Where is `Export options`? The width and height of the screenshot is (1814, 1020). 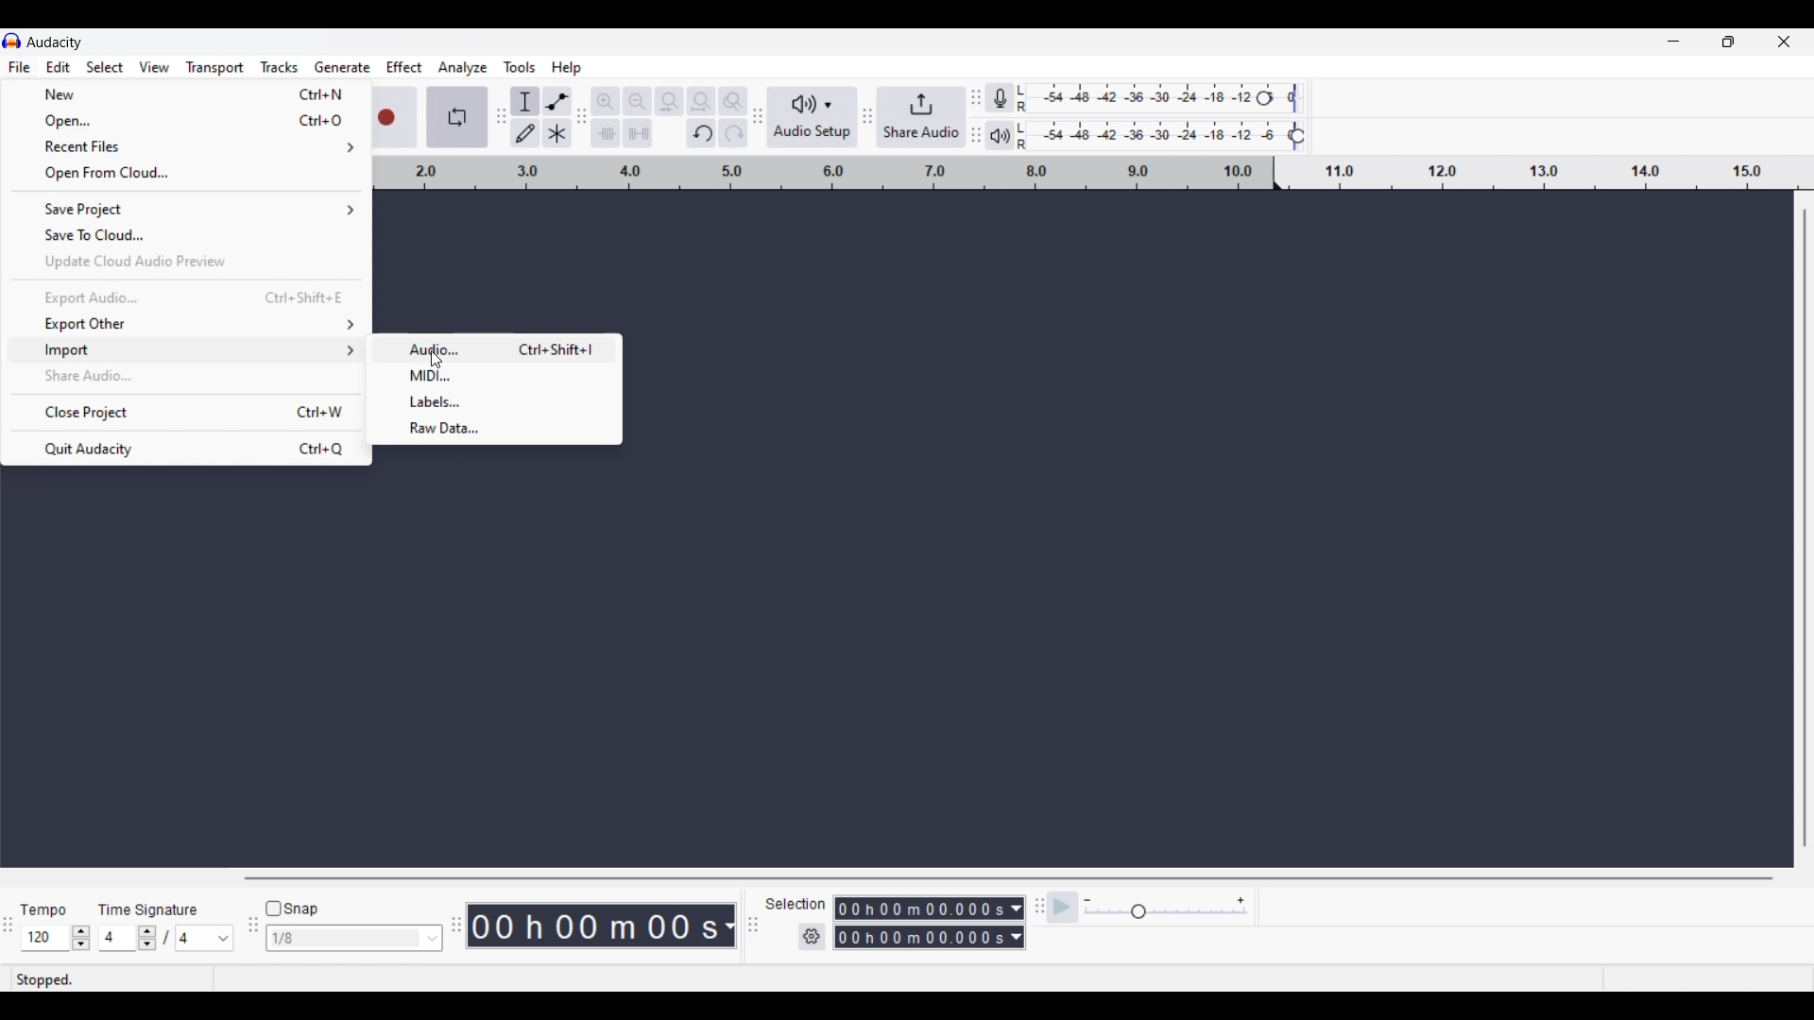 Export options is located at coordinates (186, 324).